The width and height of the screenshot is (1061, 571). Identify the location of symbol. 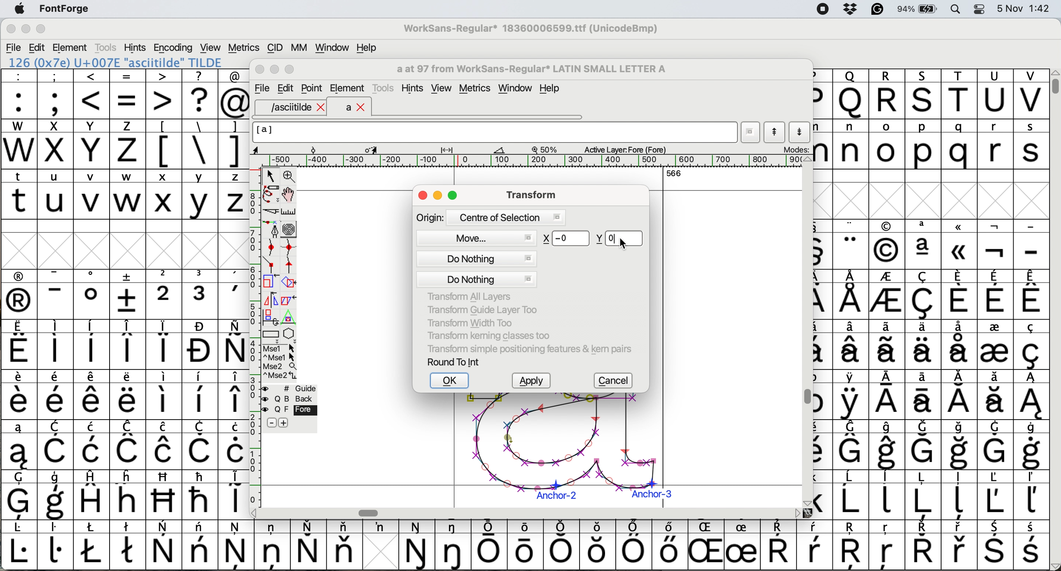
(888, 445).